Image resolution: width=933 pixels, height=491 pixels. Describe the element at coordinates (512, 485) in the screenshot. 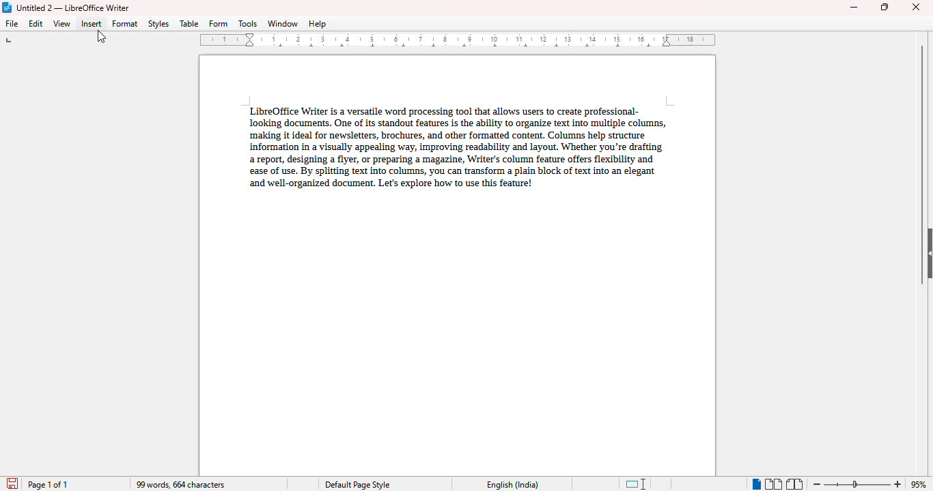

I see `English (India)` at that location.